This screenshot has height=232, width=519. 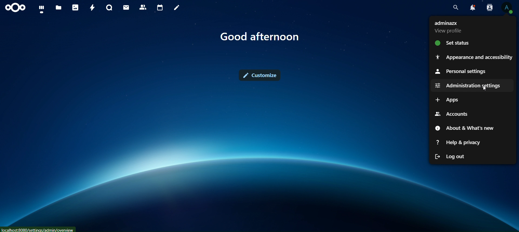 I want to click on view profile, so click(x=454, y=27).